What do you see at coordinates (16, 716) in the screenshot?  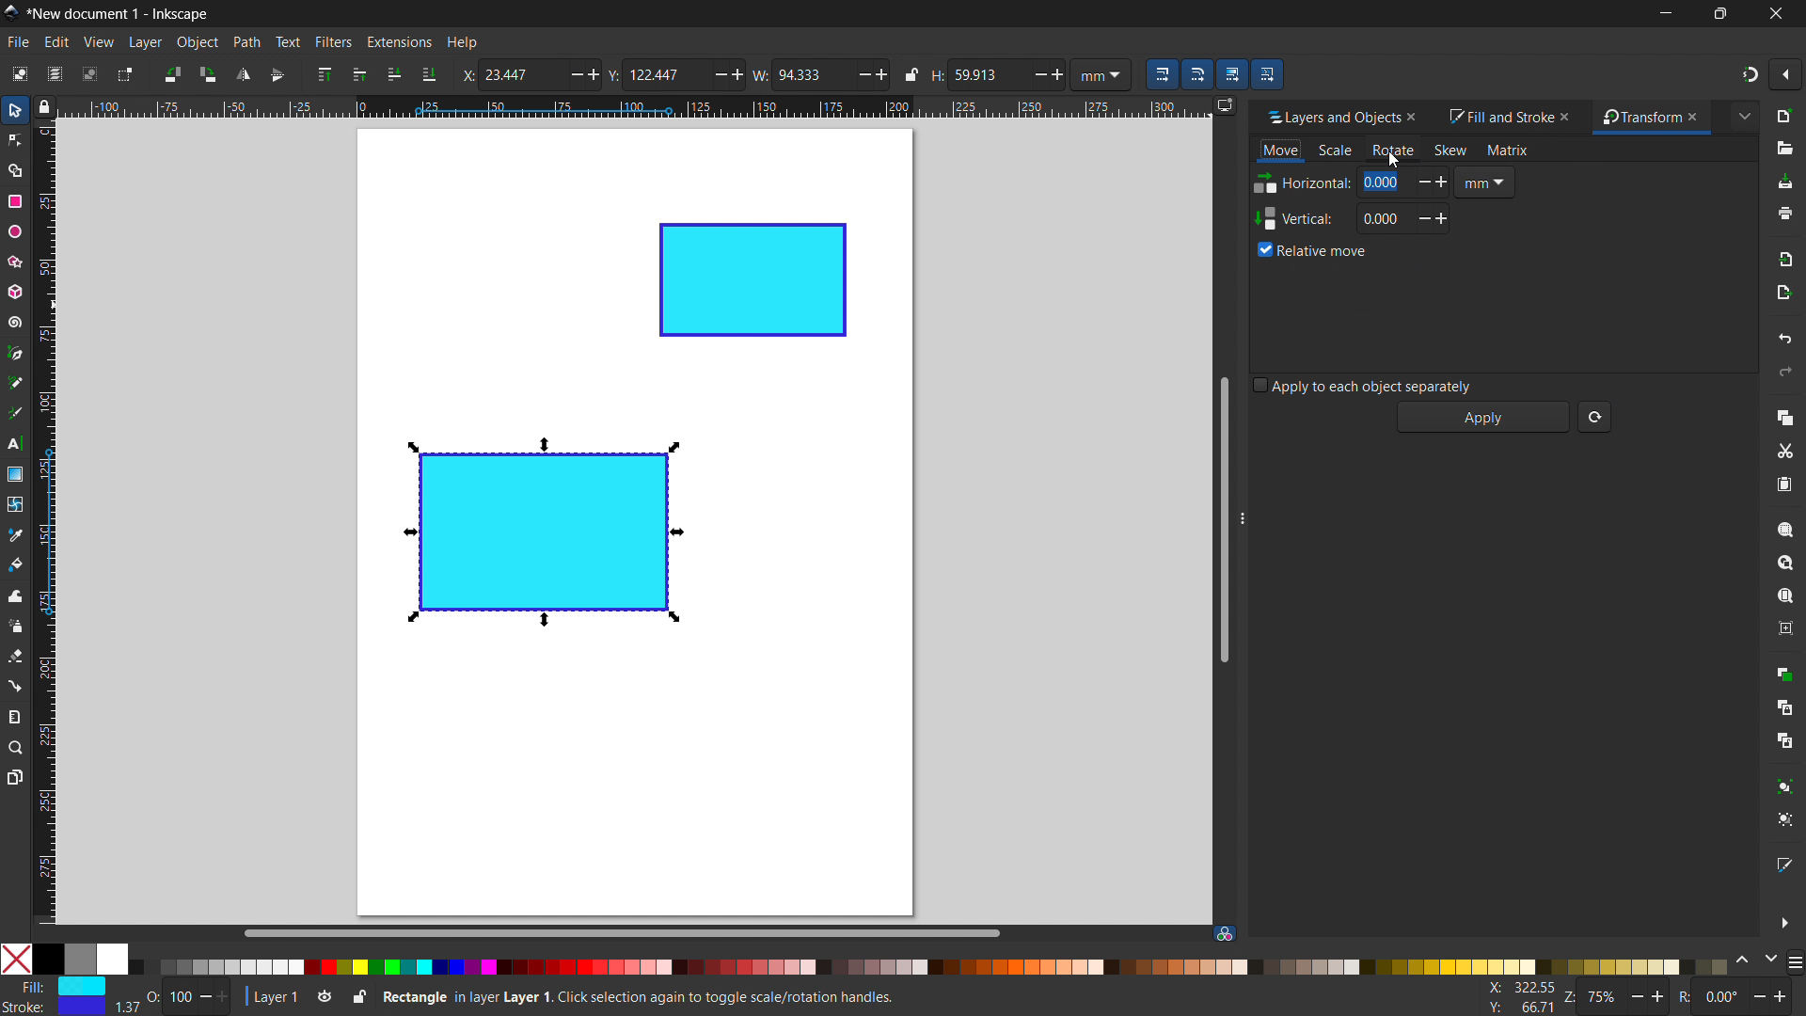 I see `measurement tool` at bounding box center [16, 716].